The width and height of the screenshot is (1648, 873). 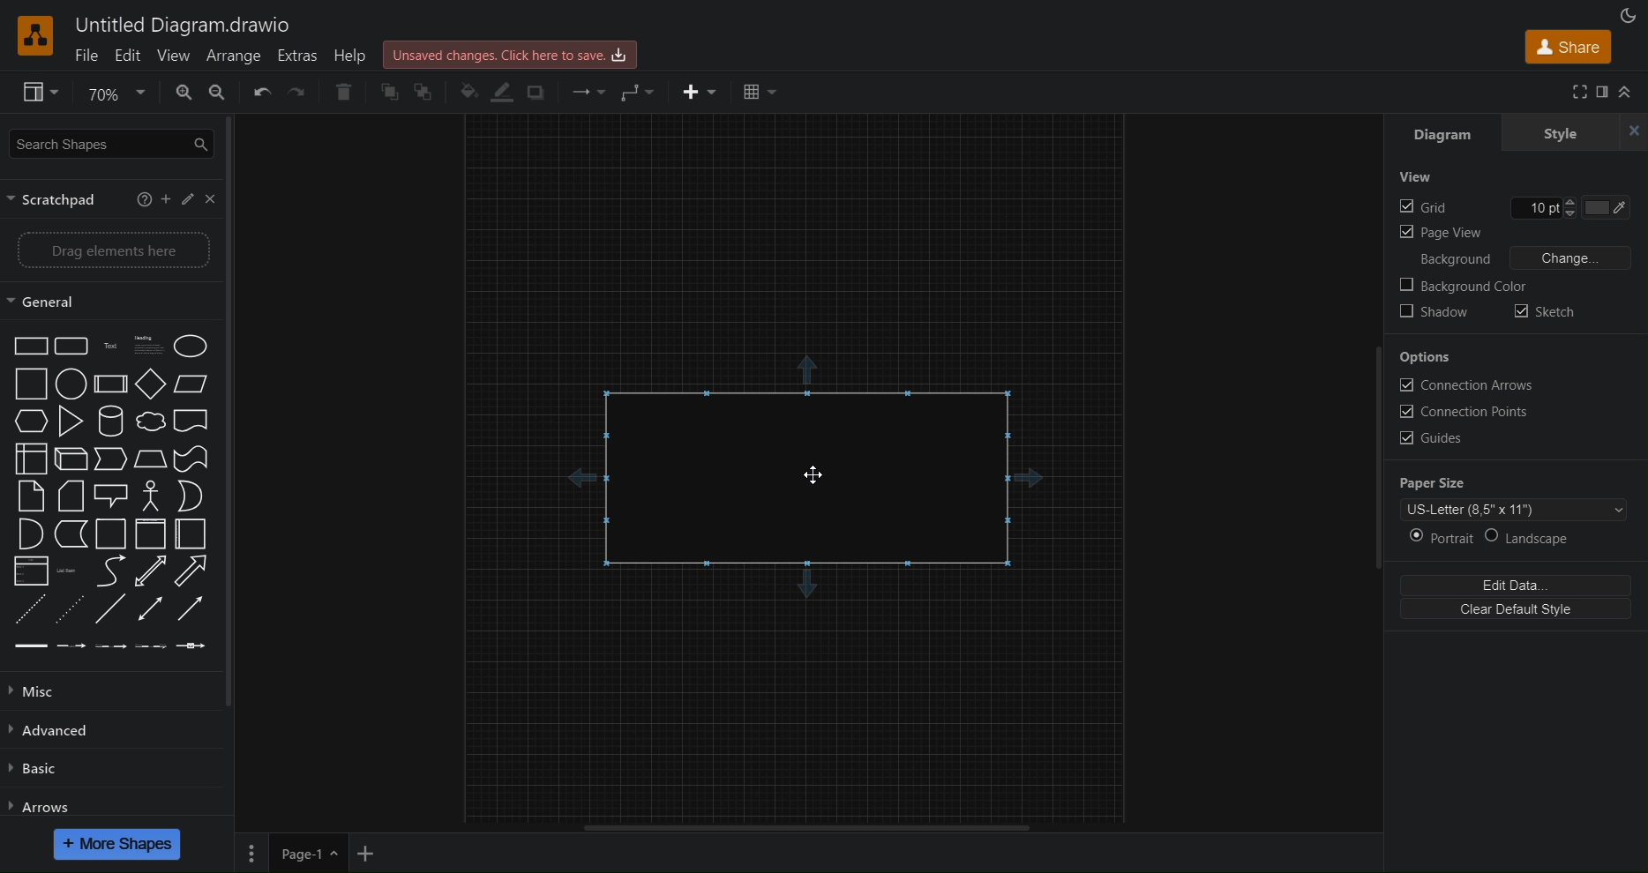 What do you see at coordinates (1631, 92) in the screenshot?
I see `Collapse` at bounding box center [1631, 92].